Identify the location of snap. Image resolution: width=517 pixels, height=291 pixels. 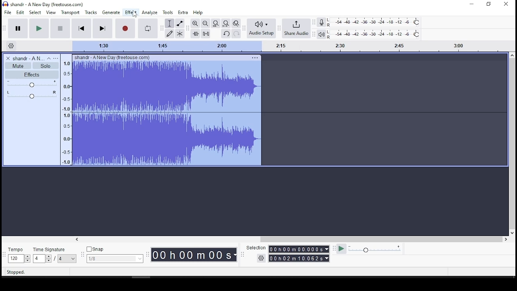
(114, 255).